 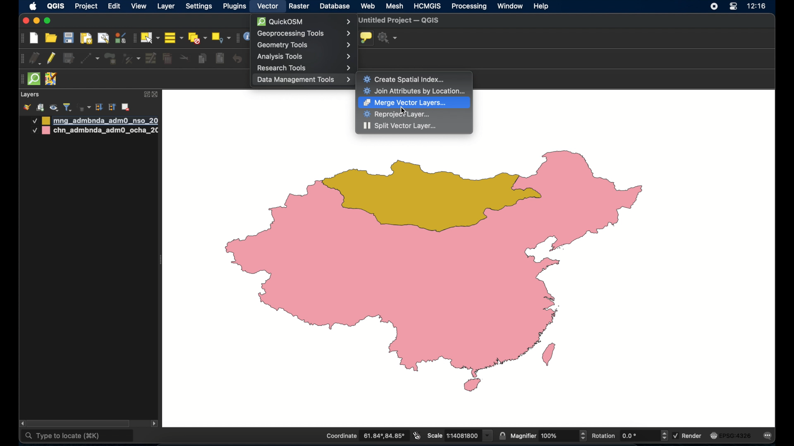 I want to click on geoprocessing tools, so click(x=303, y=33).